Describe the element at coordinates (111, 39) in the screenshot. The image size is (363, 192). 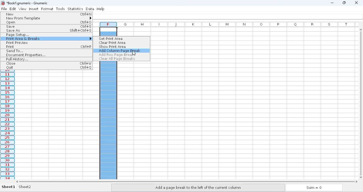
I see `set print area` at that location.